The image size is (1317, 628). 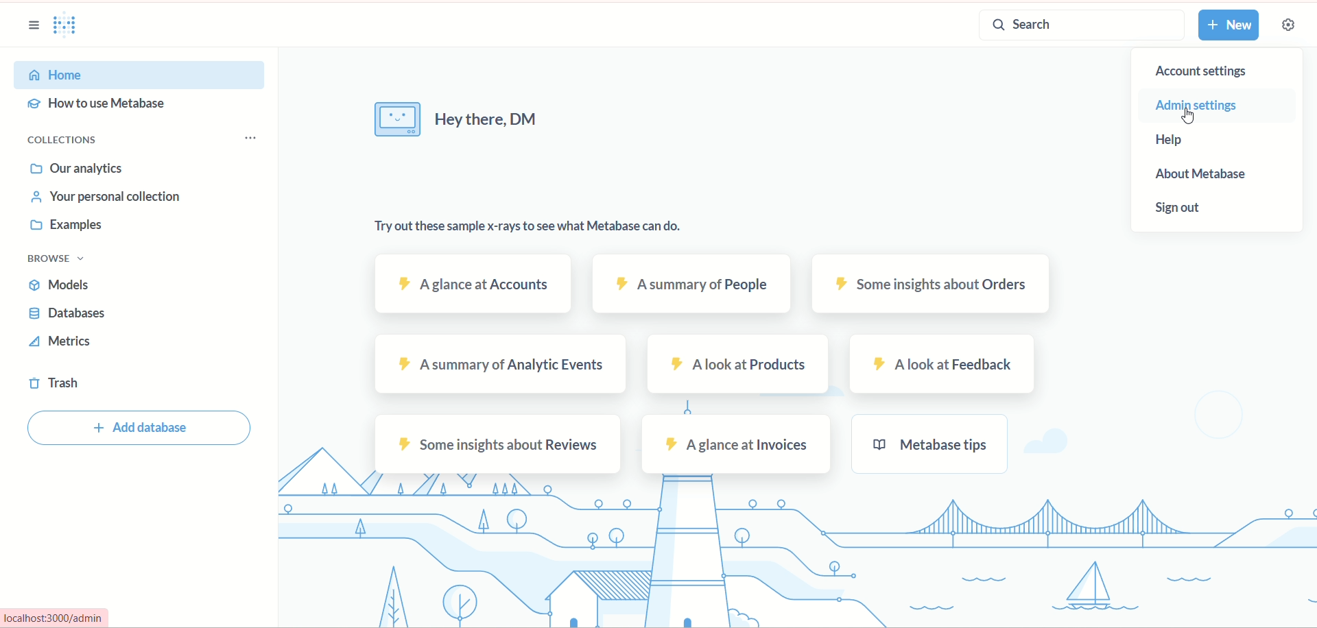 I want to click on account settings, so click(x=1207, y=71).